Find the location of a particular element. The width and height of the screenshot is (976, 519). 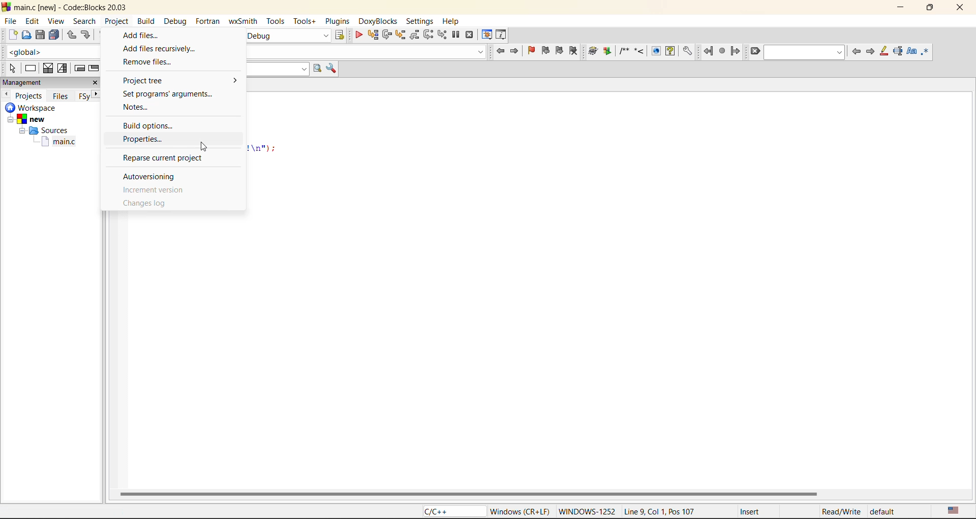

Run HTML Help documentation is located at coordinates (671, 51).